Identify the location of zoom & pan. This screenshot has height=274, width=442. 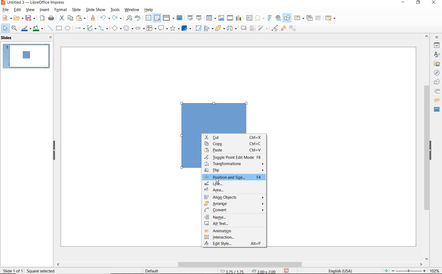
(14, 28).